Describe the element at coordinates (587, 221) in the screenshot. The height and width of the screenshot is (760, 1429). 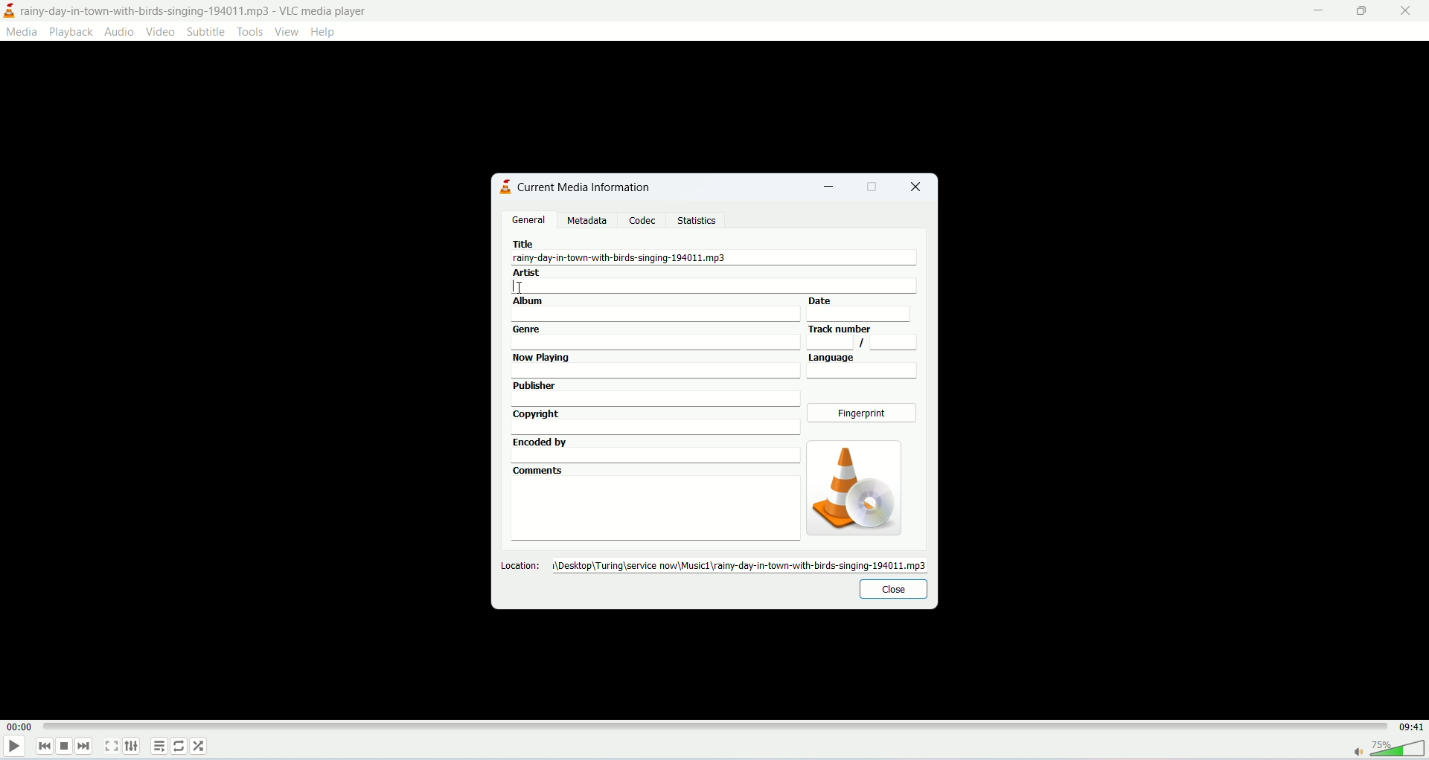
I see `metadata` at that location.